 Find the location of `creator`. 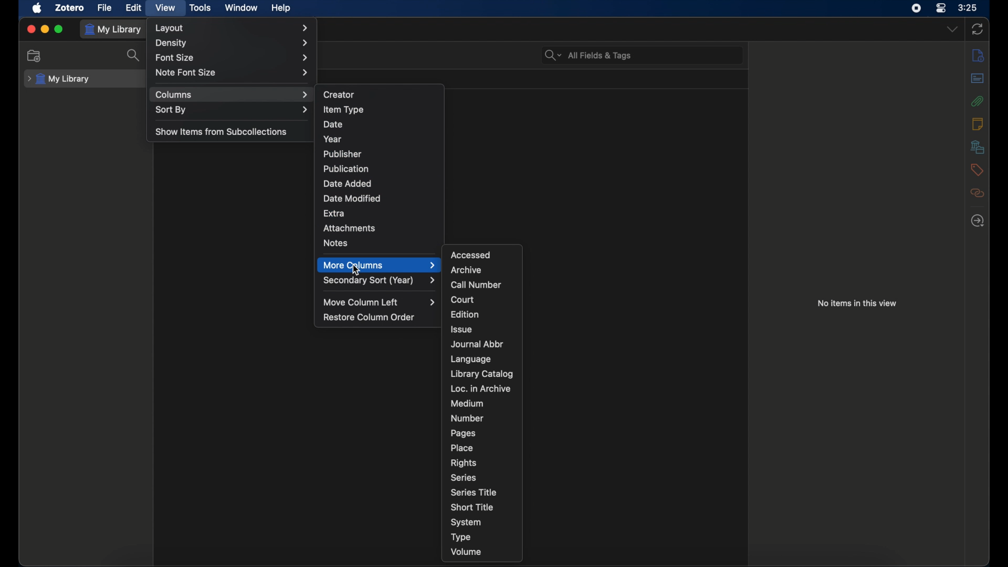

creator is located at coordinates (339, 95).